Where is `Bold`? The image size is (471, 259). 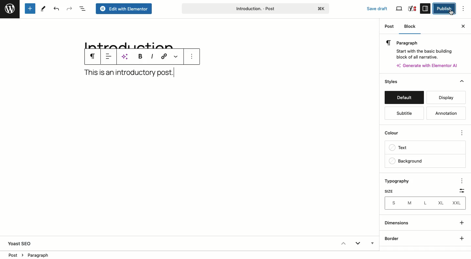 Bold is located at coordinates (140, 57).